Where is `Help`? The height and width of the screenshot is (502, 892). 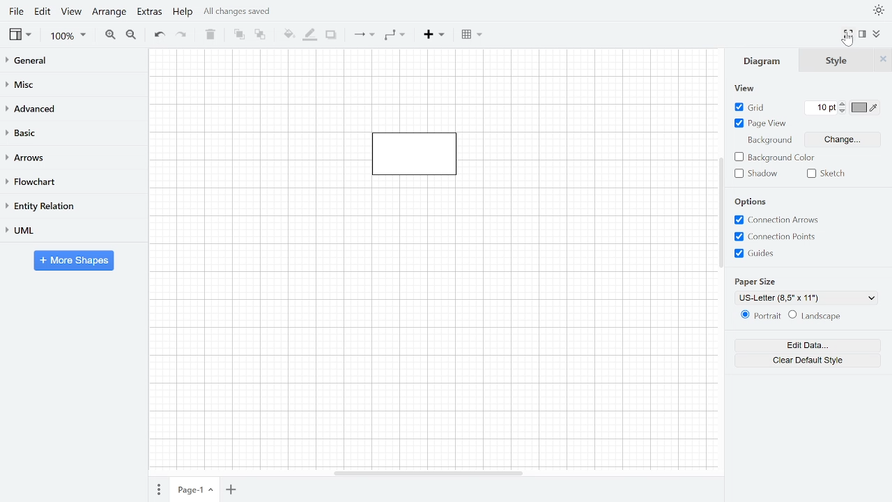
Help is located at coordinates (183, 13).